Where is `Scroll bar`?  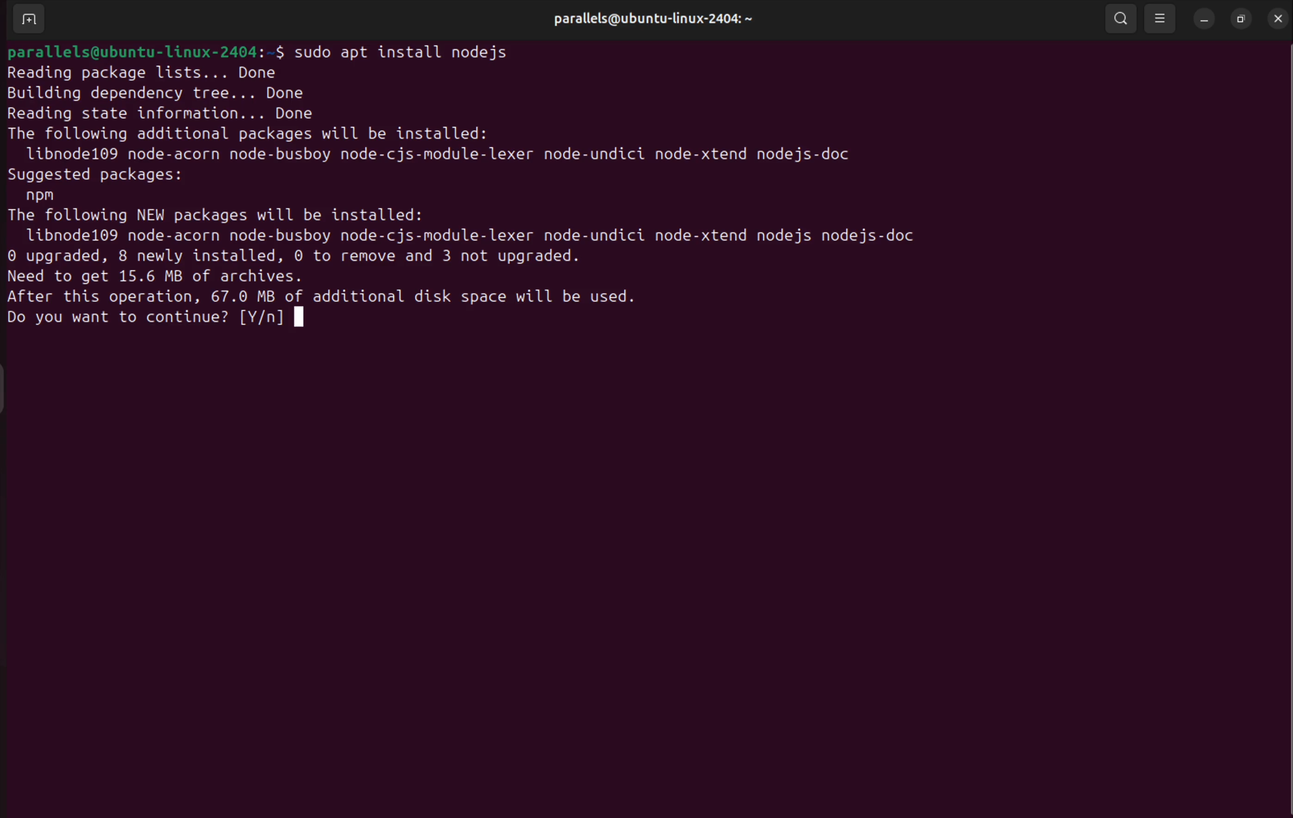
Scroll bar is located at coordinates (1285, 430).